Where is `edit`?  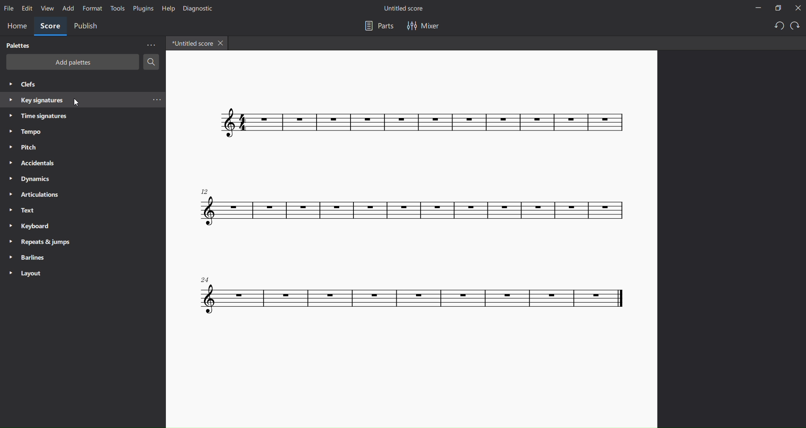 edit is located at coordinates (26, 8).